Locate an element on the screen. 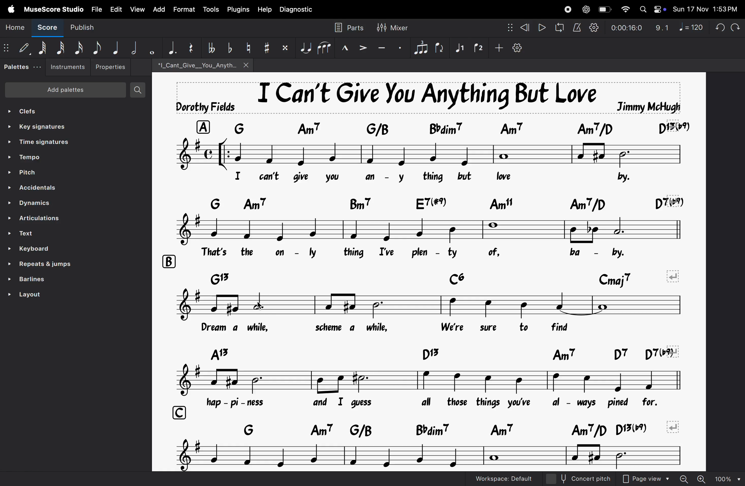  64 note is located at coordinates (42, 49).